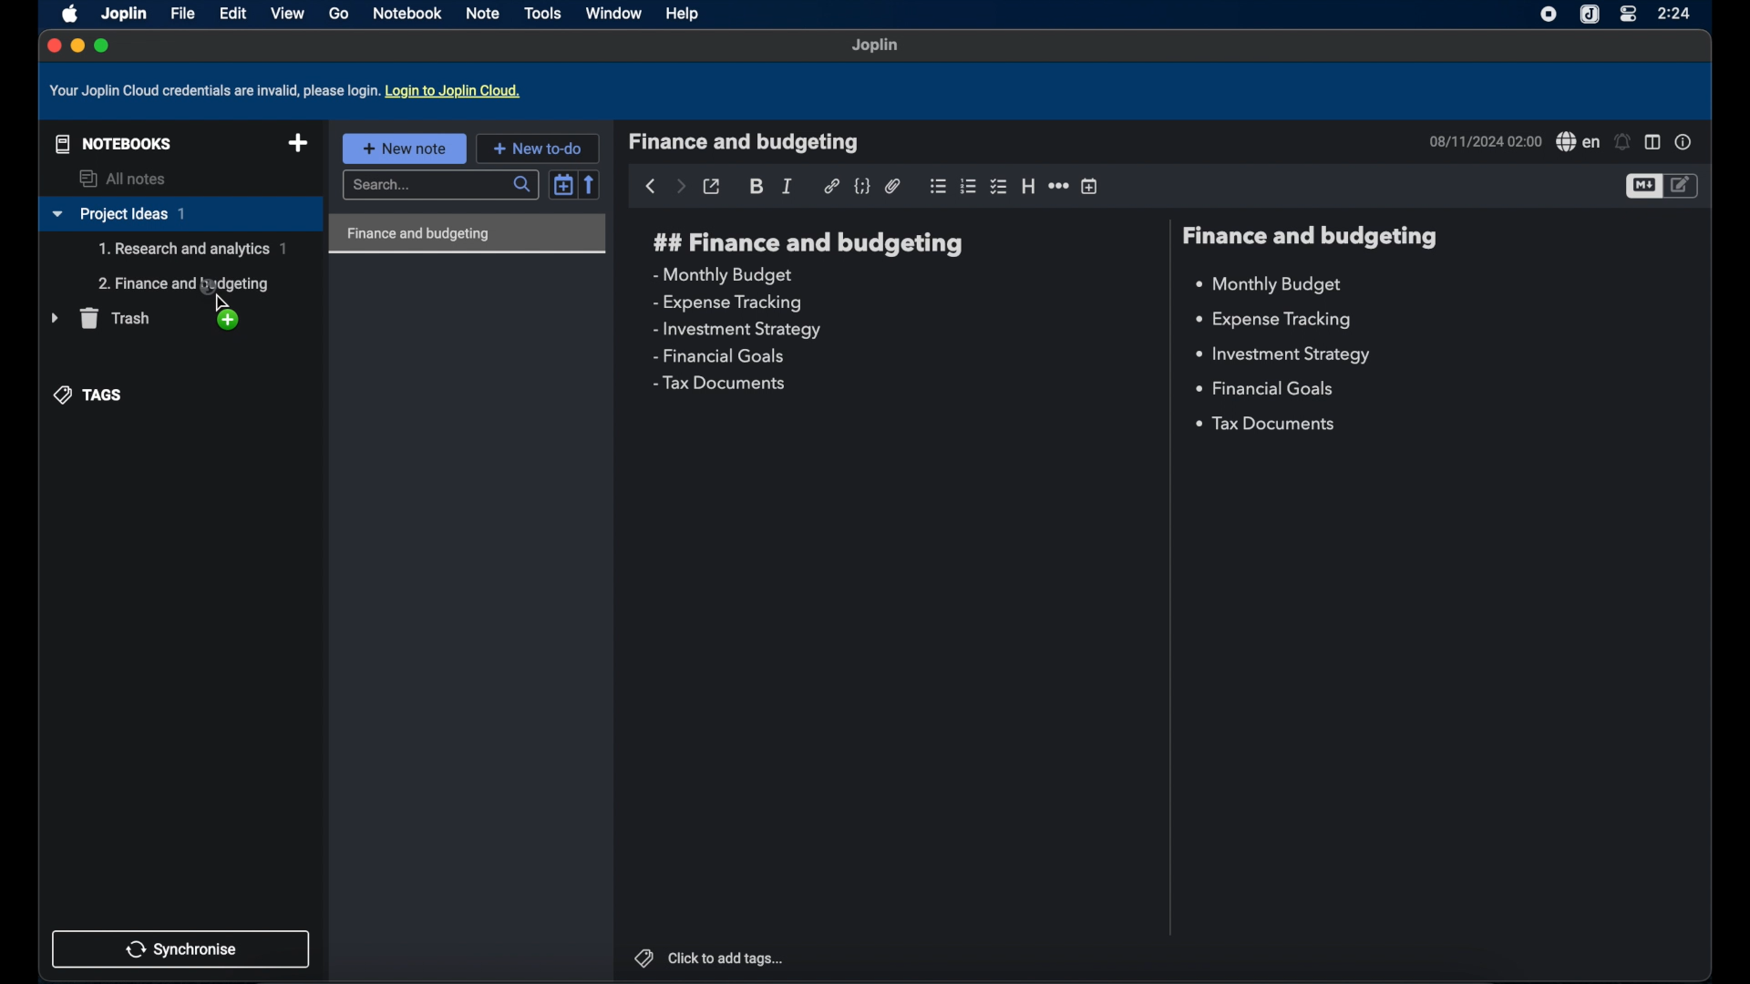  Describe the element at coordinates (684, 15) in the screenshot. I see `help` at that location.